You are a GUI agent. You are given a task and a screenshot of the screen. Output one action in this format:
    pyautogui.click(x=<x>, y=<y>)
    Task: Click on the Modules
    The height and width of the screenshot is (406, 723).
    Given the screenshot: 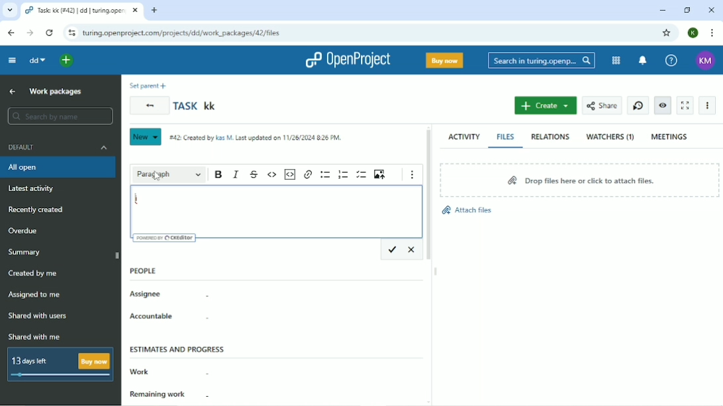 What is the action you would take?
    pyautogui.click(x=616, y=60)
    